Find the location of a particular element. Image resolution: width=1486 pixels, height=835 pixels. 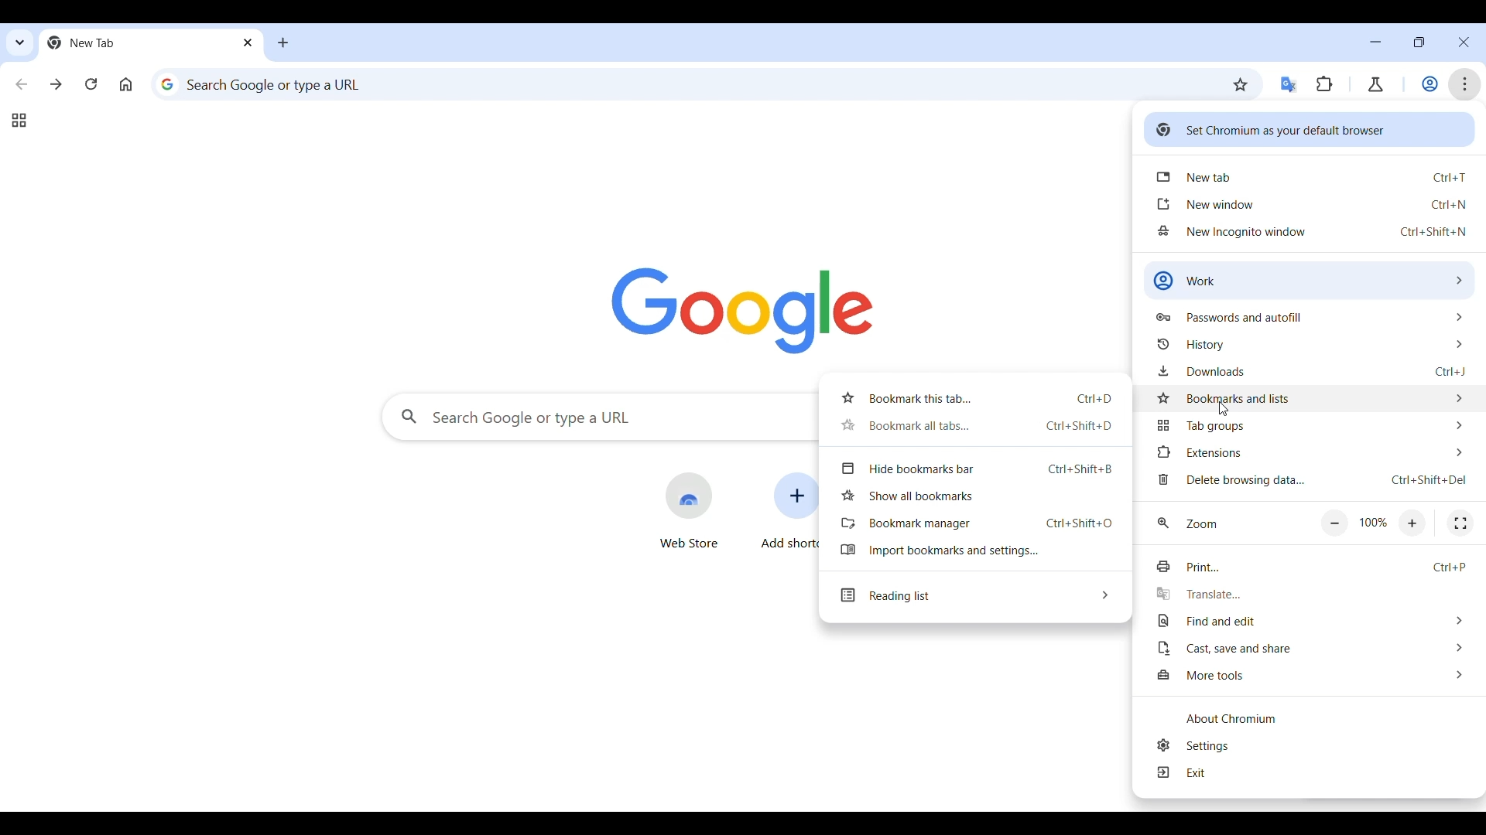

Downloads is located at coordinates (1311, 370).